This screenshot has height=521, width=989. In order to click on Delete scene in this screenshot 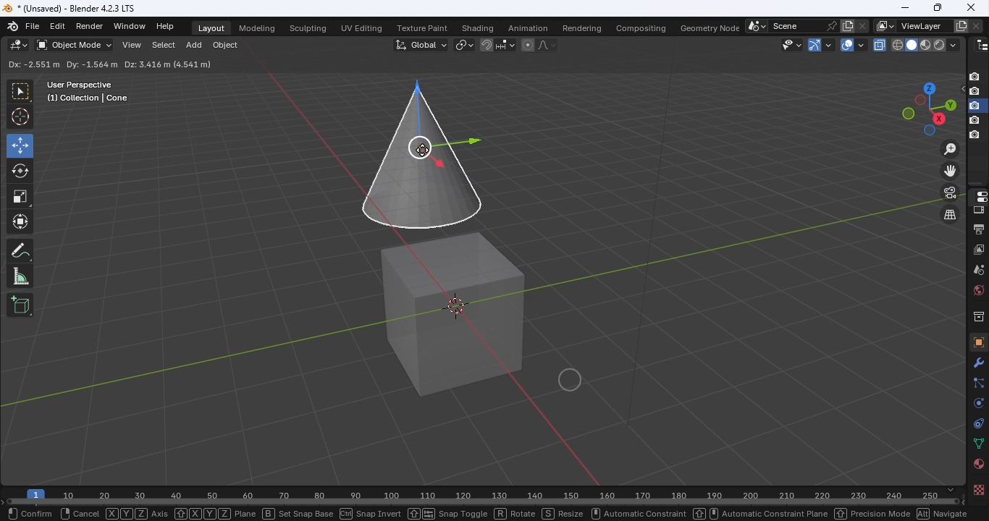, I will do `click(862, 25)`.